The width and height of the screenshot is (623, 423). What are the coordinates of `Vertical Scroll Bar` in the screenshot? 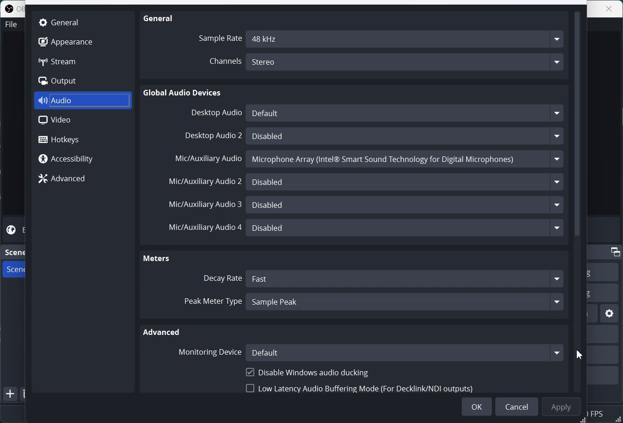 It's located at (578, 200).